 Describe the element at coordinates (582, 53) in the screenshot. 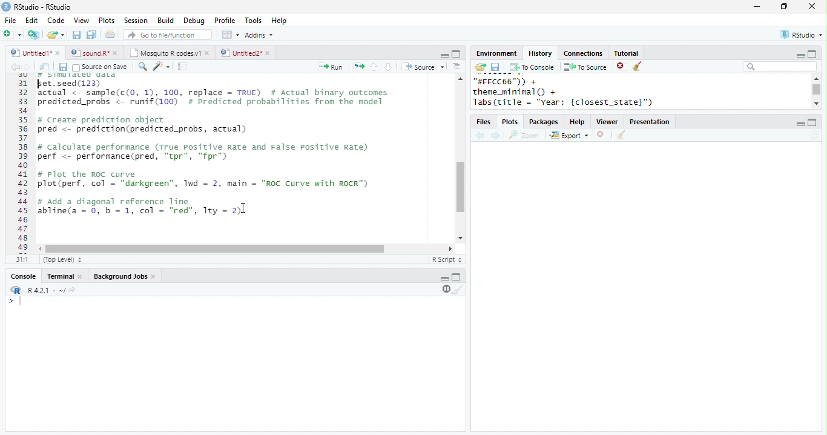

I see `Connections` at that location.